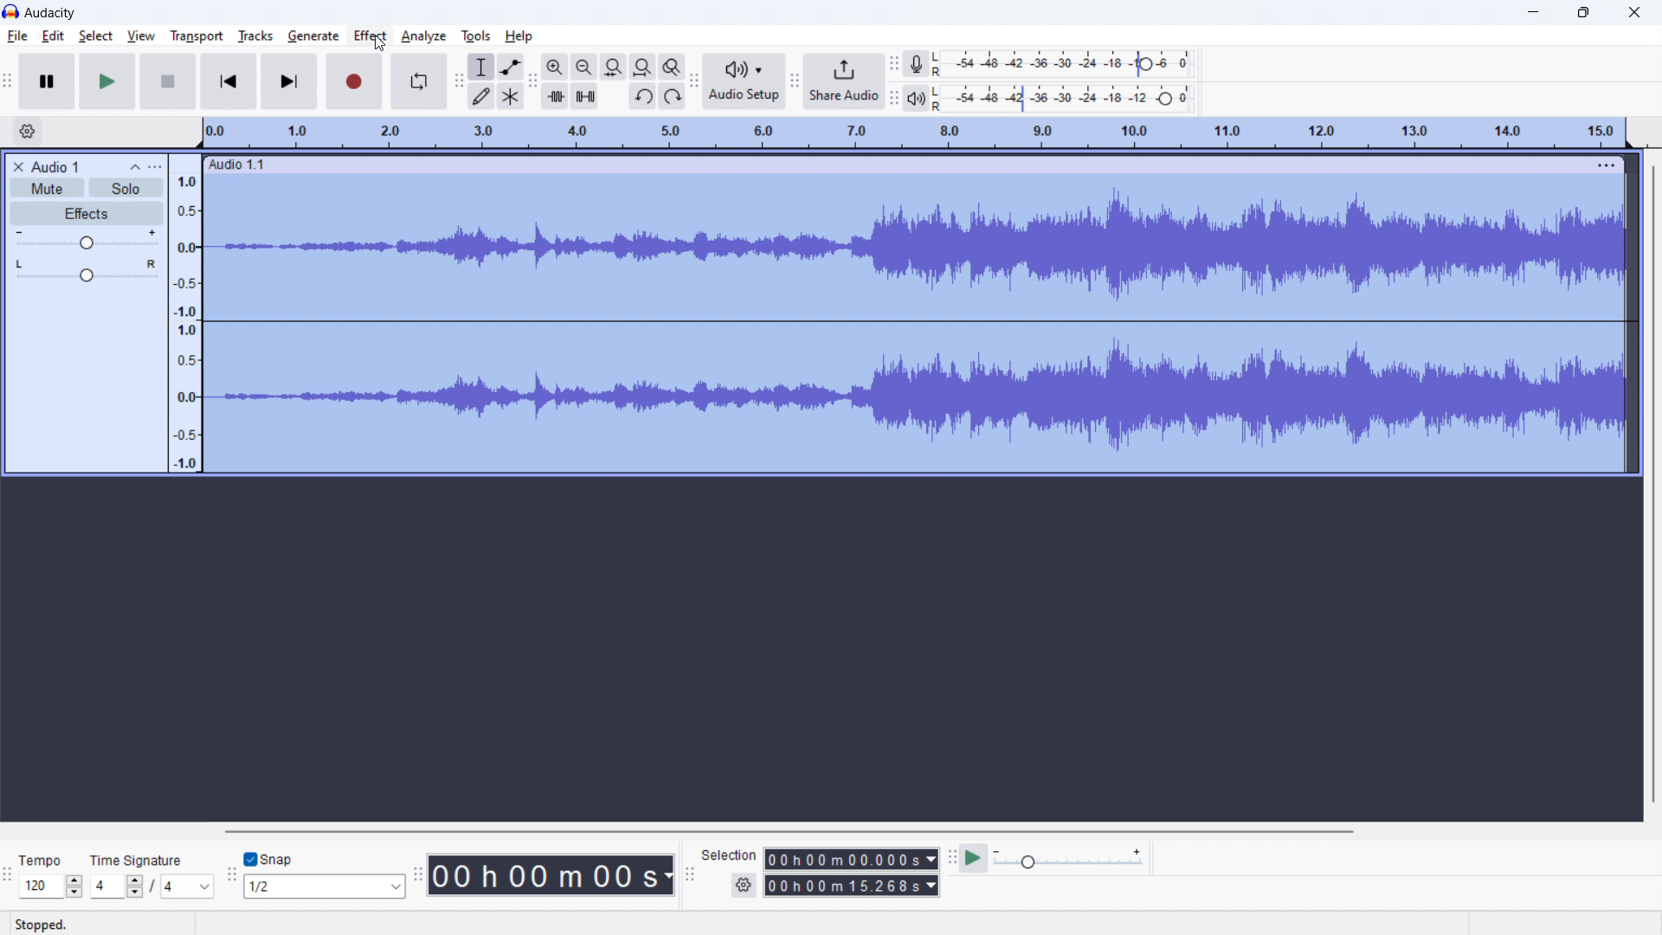  What do you see at coordinates (615, 67) in the screenshot?
I see `fit selection to width` at bounding box center [615, 67].